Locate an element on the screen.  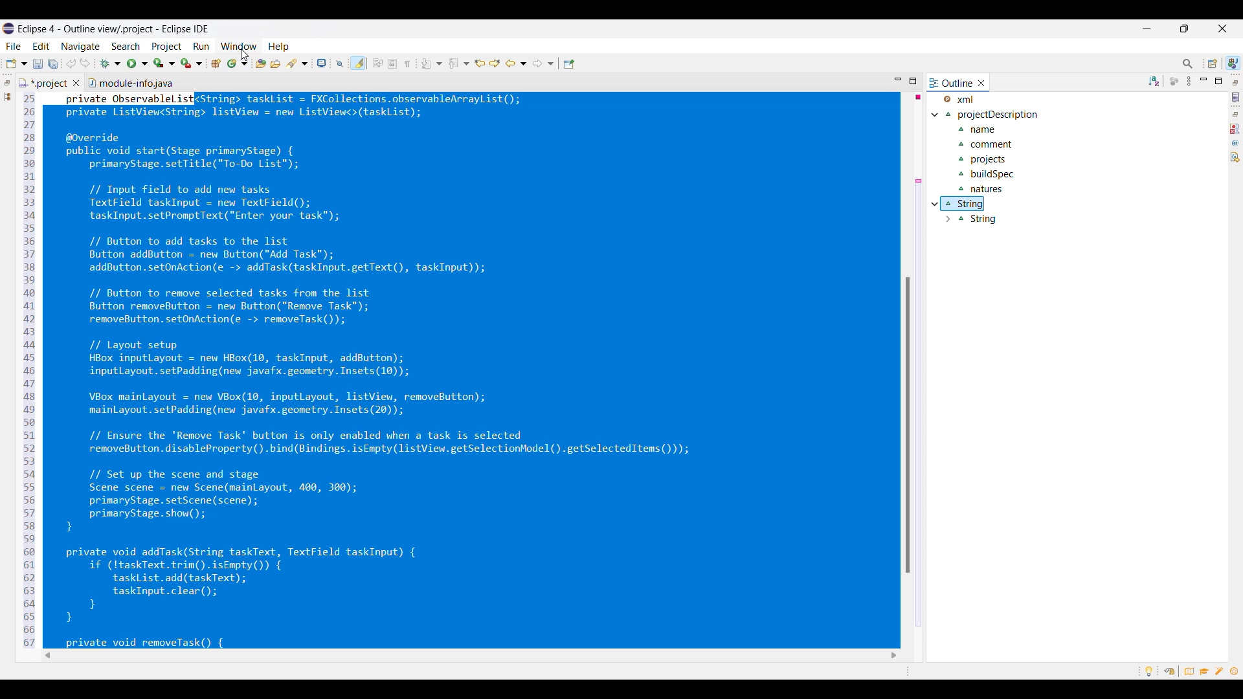
Debug options is located at coordinates (110, 63).